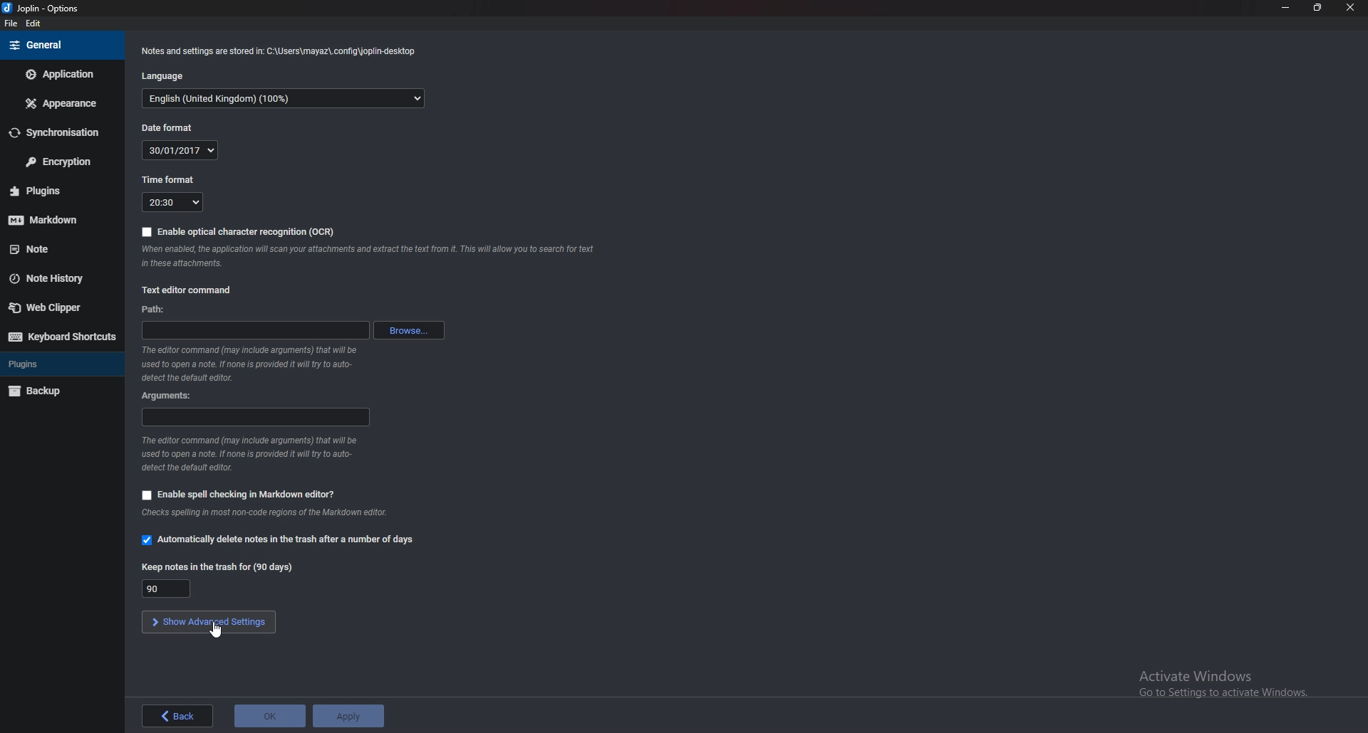 This screenshot has height=733, width=1368. What do you see at coordinates (53, 219) in the screenshot?
I see `Mark down` at bounding box center [53, 219].